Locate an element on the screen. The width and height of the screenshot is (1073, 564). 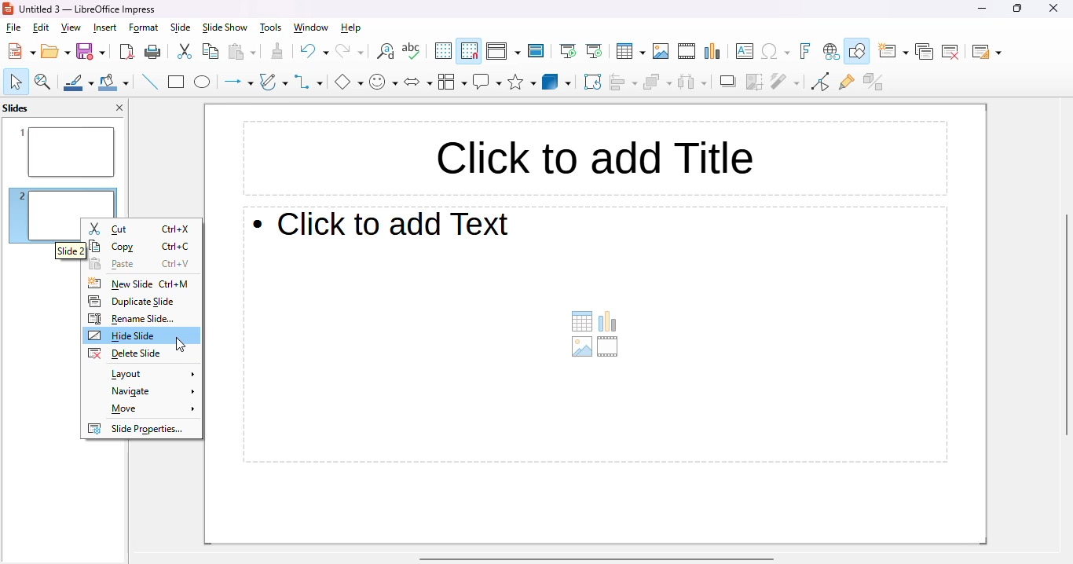
insert chart is located at coordinates (608, 320).